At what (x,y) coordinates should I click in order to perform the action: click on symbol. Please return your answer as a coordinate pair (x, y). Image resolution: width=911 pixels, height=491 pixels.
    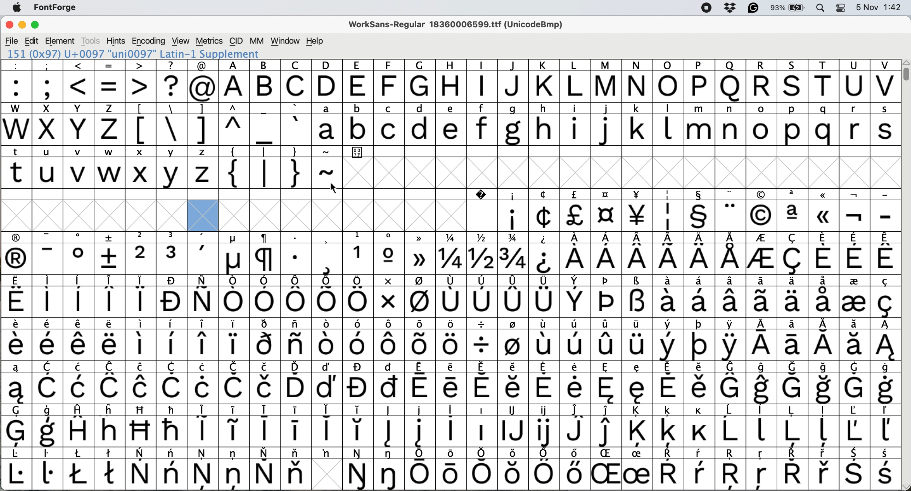
    Looking at the image, I should click on (17, 426).